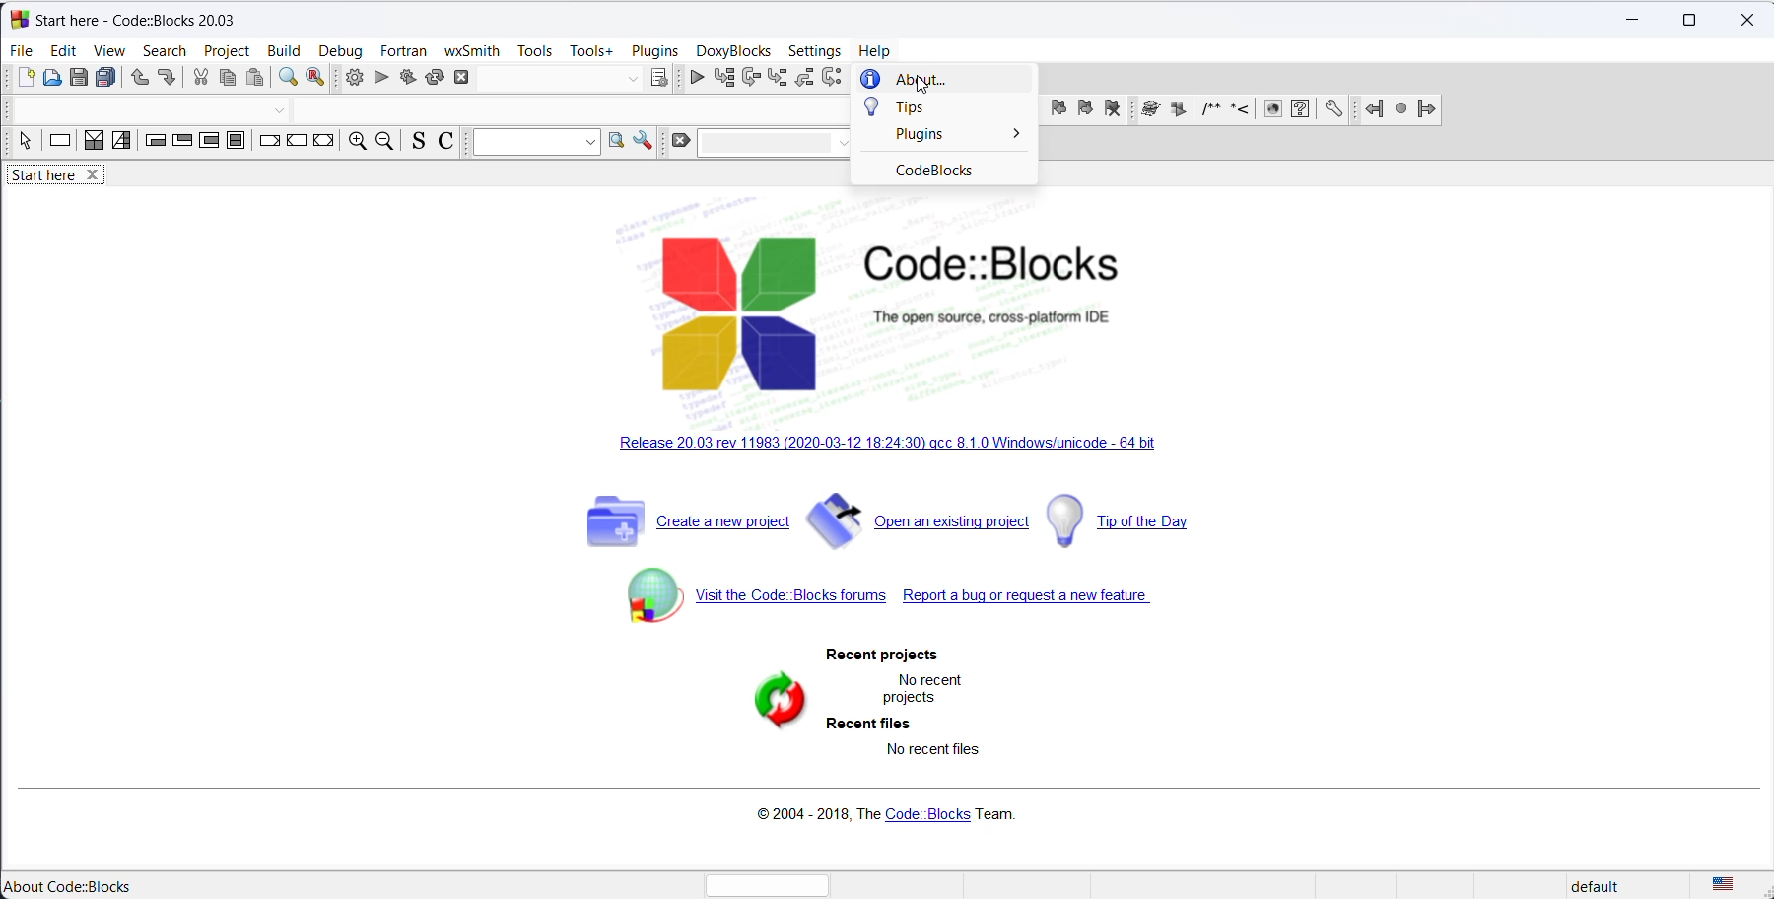 This screenshot has height=899, width=1774. Describe the element at coordinates (1115, 111) in the screenshot. I see `remove bookmark` at that location.